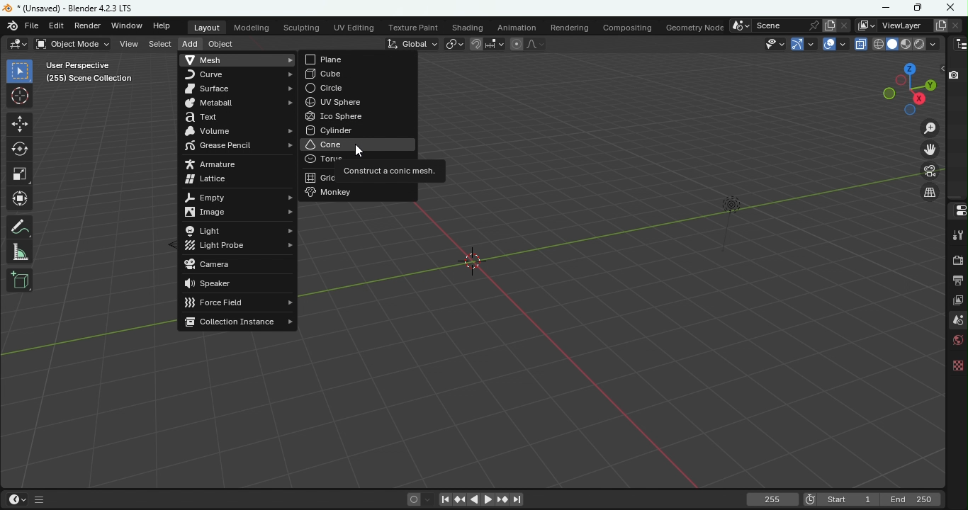 Image resolution: width=968 pixels, height=510 pixels. What do you see at coordinates (929, 193) in the screenshot?
I see `Toggle: Enable view navigation within the camera view` at bounding box center [929, 193].